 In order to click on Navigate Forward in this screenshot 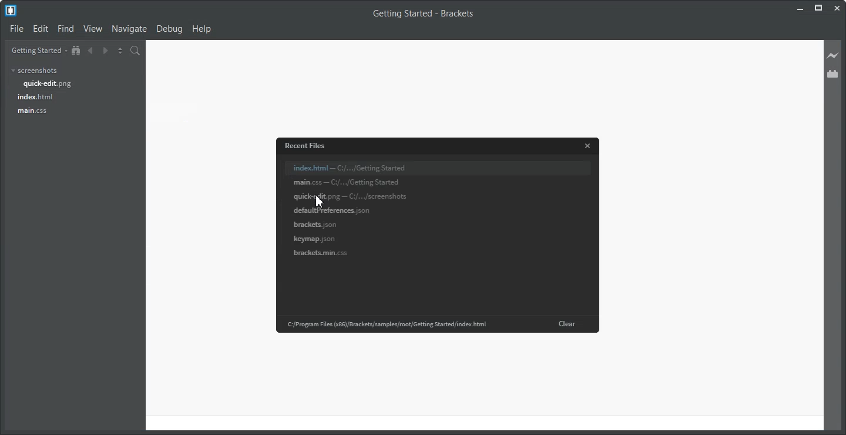, I will do `click(105, 51)`.